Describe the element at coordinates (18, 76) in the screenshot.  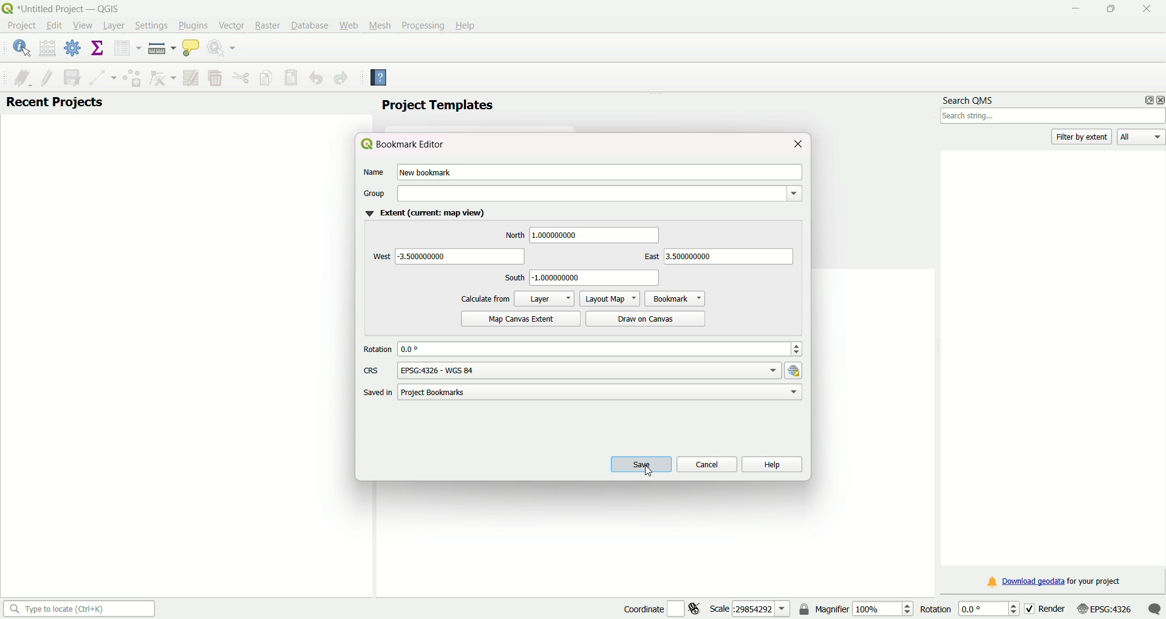
I see `current edit` at that location.